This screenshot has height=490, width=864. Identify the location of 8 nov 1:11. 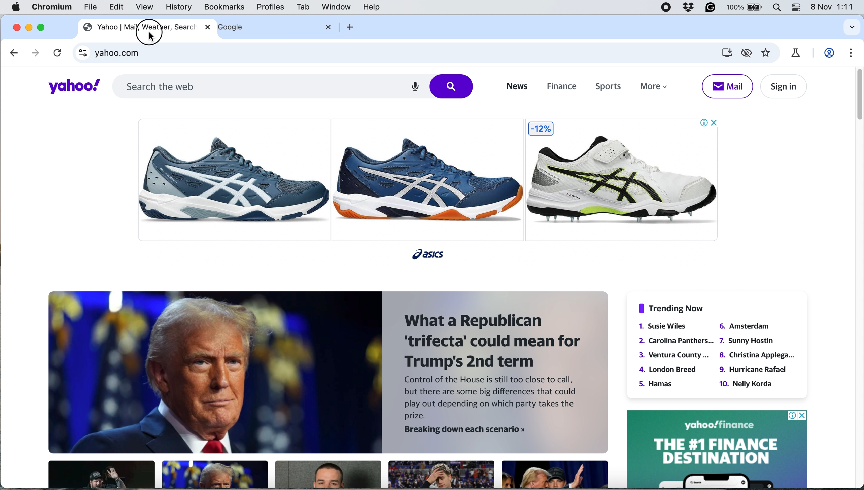
(834, 7).